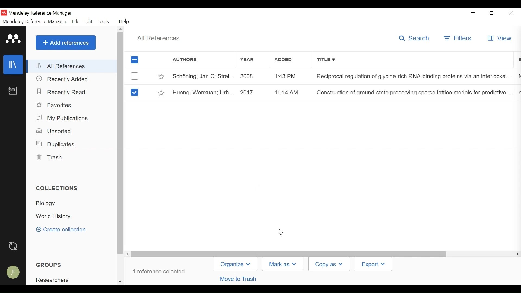  Describe the element at coordinates (121, 281) in the screenshot. I see `Scroll Down` at that location.